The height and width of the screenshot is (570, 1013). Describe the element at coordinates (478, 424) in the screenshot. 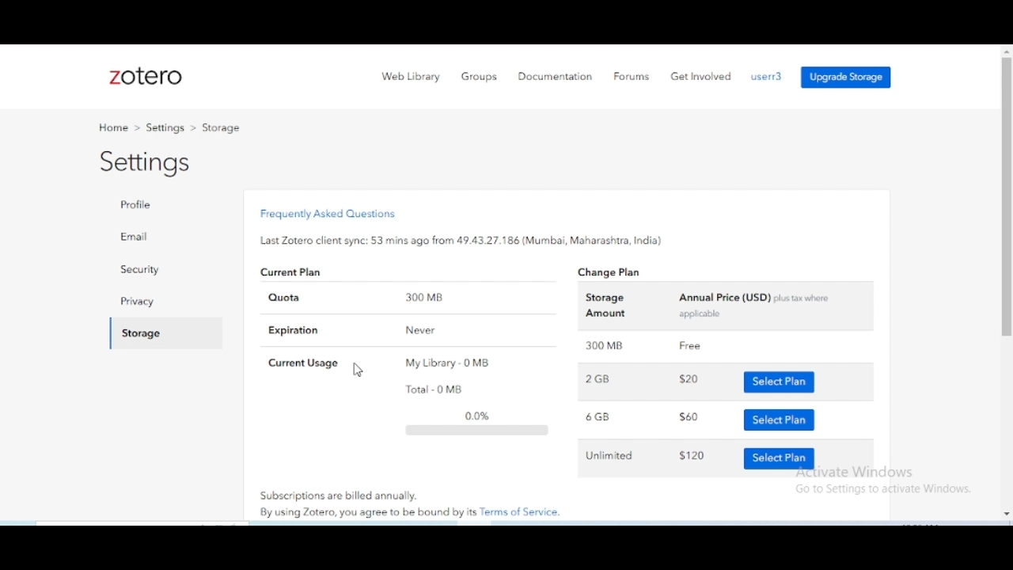

I see `0.0%` at that location.